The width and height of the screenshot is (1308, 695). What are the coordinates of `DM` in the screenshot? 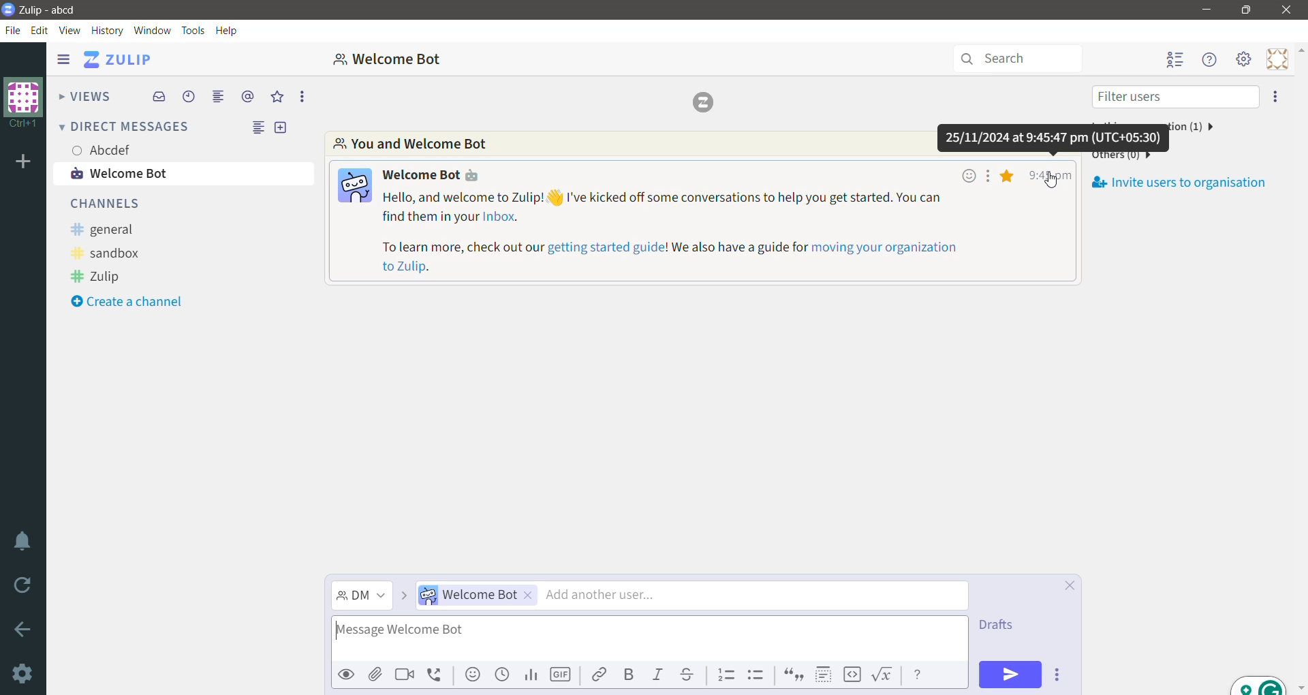 It's located at (362, 597).